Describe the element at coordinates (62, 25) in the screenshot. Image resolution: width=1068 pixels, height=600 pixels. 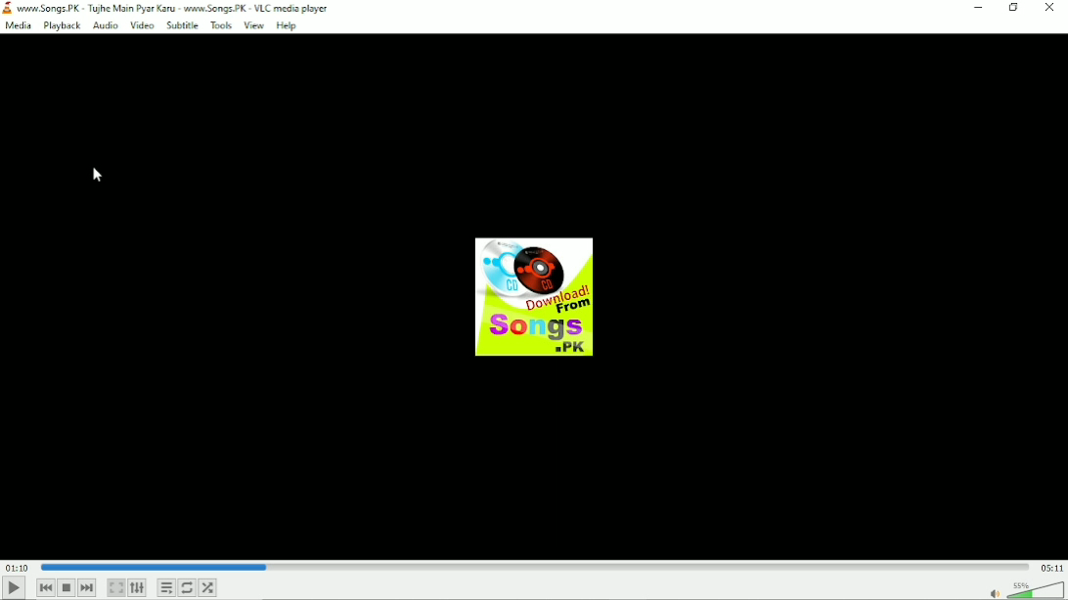
I see `Playback` at that location.